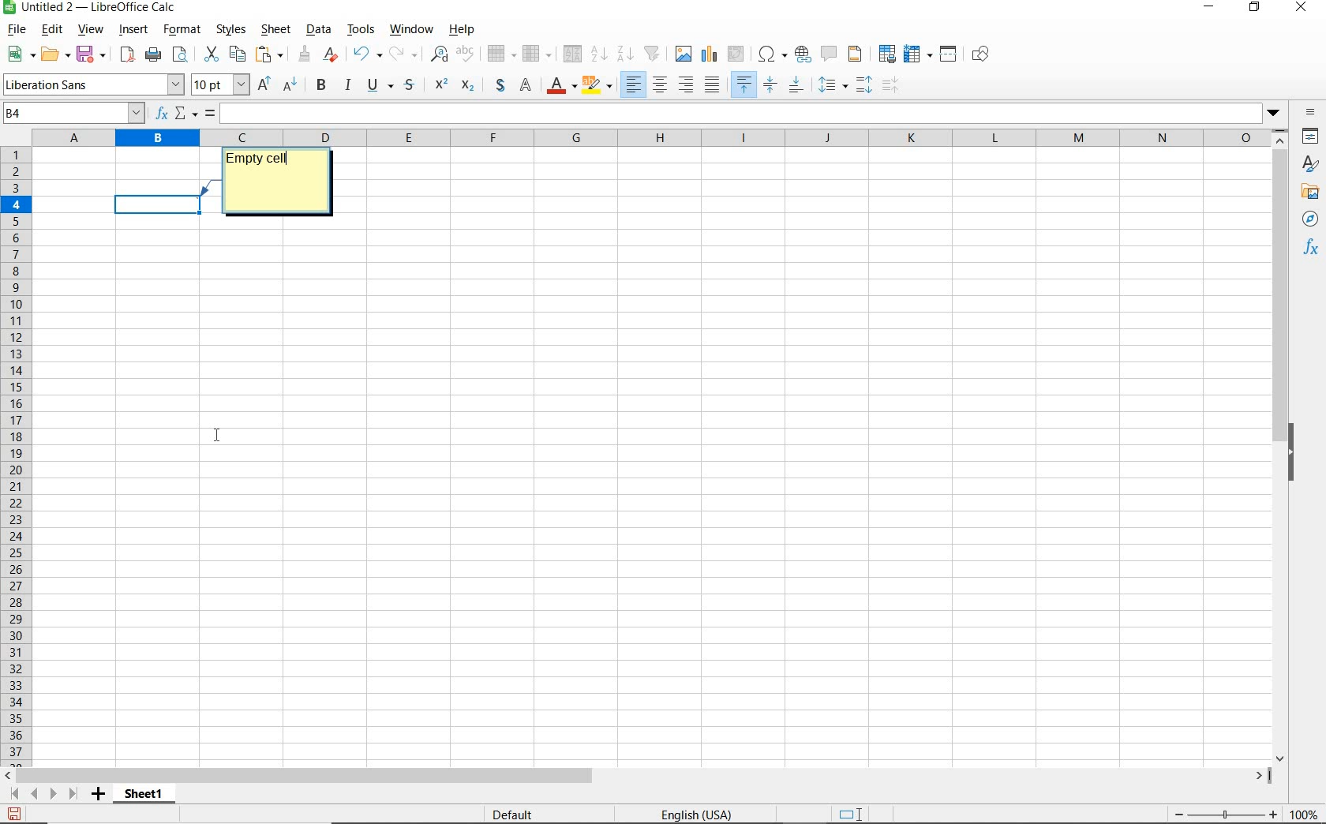 The width and height of the screenshot is (1326, 824). Describe the element at coordinates (366, 54) in the screenshot. I see `undo` at that location.